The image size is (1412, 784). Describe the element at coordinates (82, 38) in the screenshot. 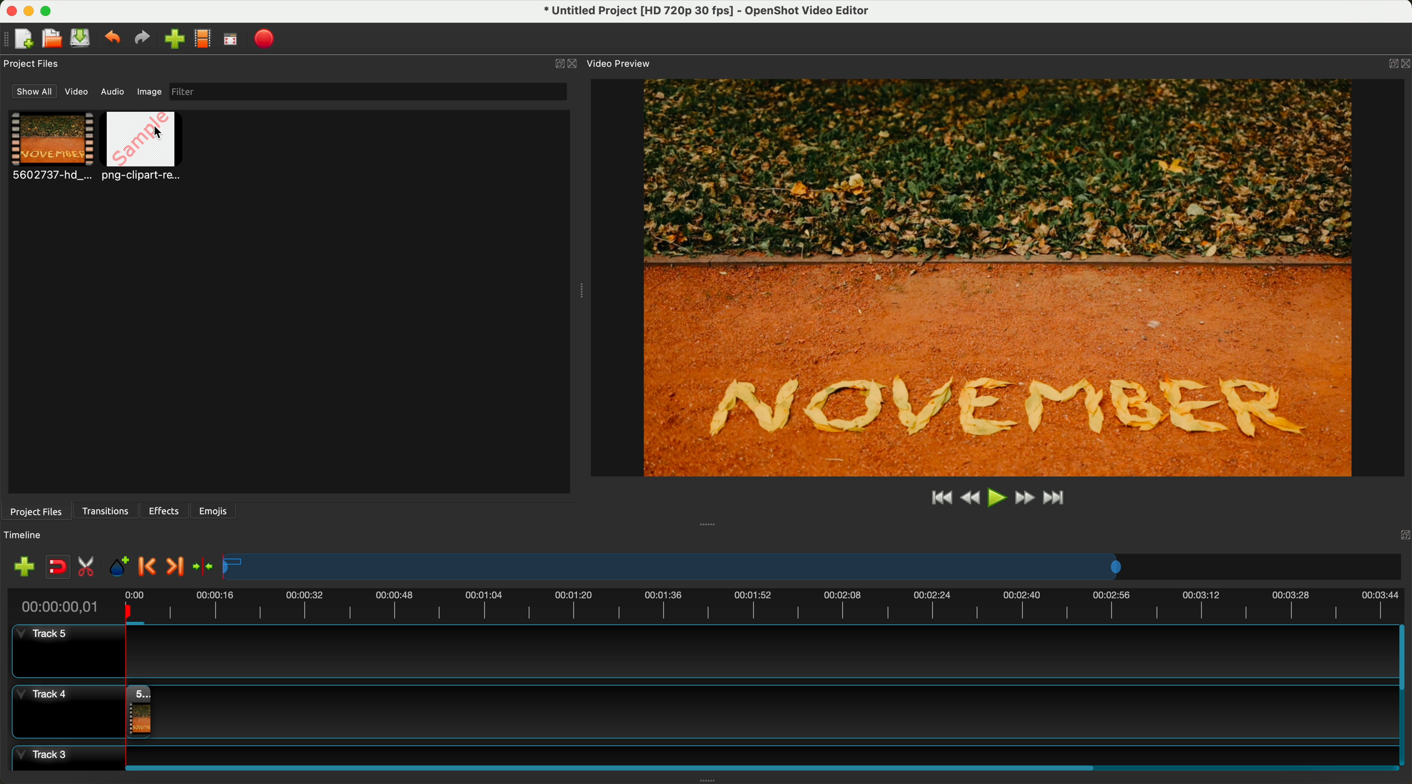

I see `save file` at that location.